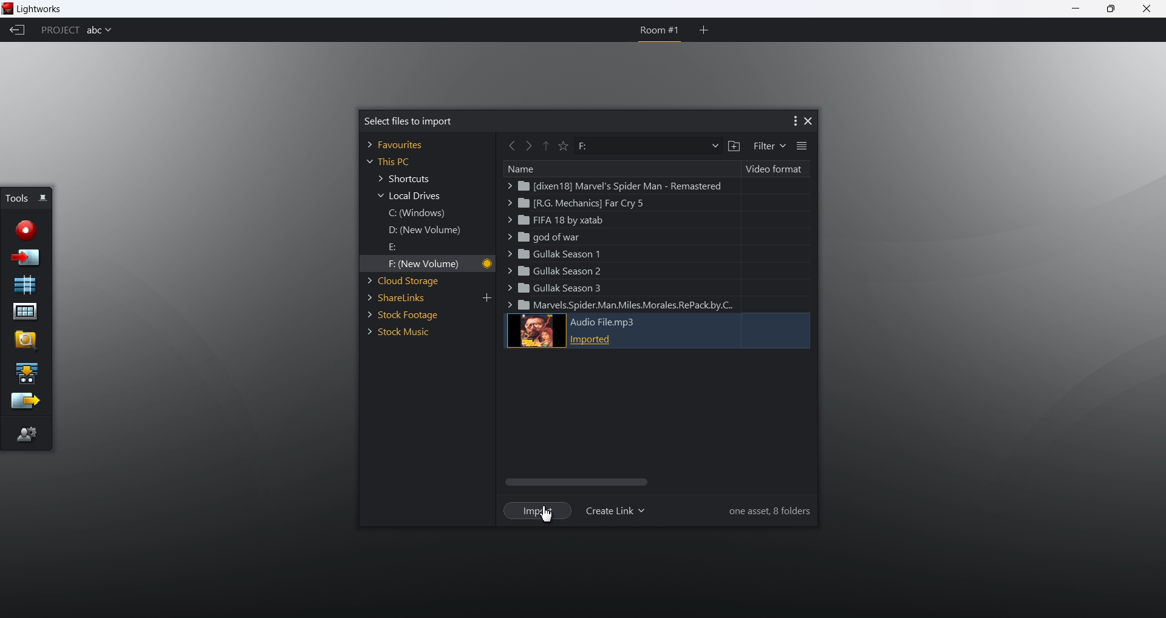 This screenshot has height=618, width=1166. What do you see at coordinates (562, 147) in the screenshot?
I see `favorite` at bounding box center [562, 147].